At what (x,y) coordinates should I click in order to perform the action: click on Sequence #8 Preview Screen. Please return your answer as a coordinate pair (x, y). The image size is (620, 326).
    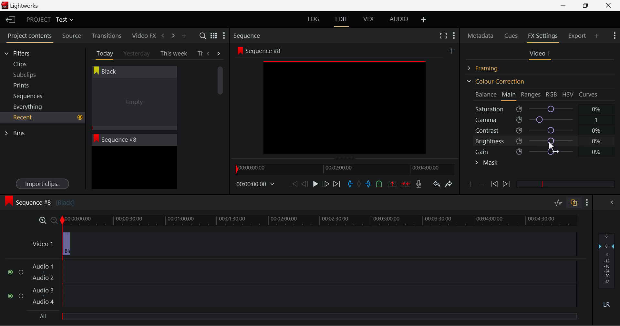
    Looking at the image, I should click on (345, 102).